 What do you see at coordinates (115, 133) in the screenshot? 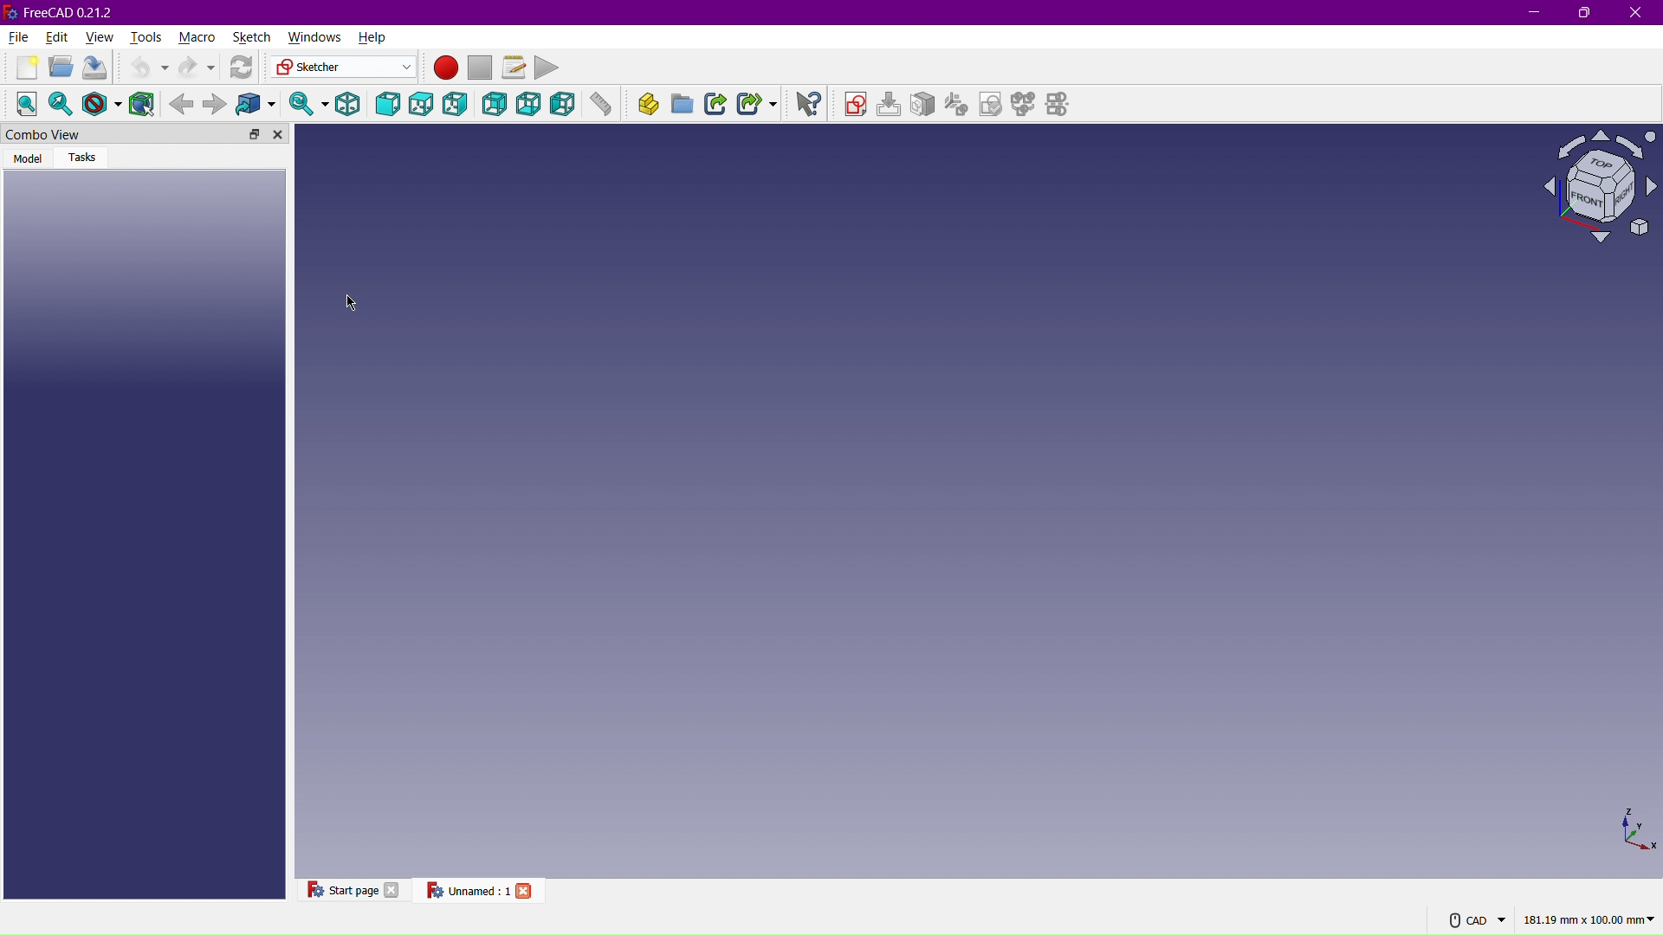
I see `Combo View` at bounding box center [115, 133].